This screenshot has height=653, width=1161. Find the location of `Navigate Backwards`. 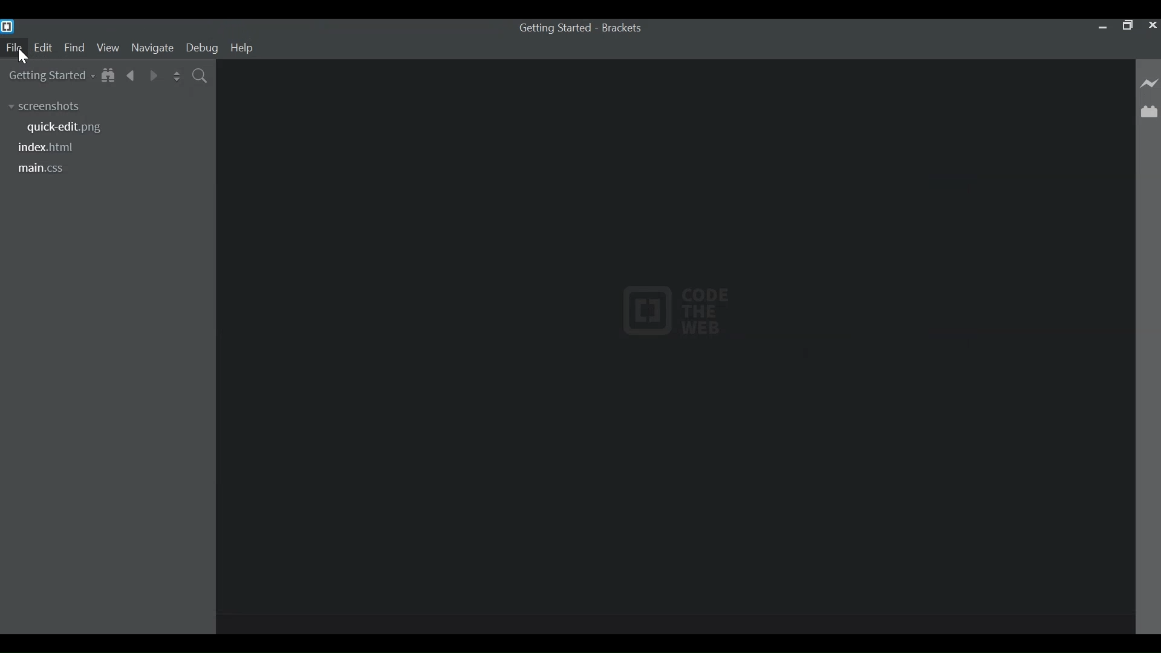

Navigate Backwards is located at coordinates (133, 75).